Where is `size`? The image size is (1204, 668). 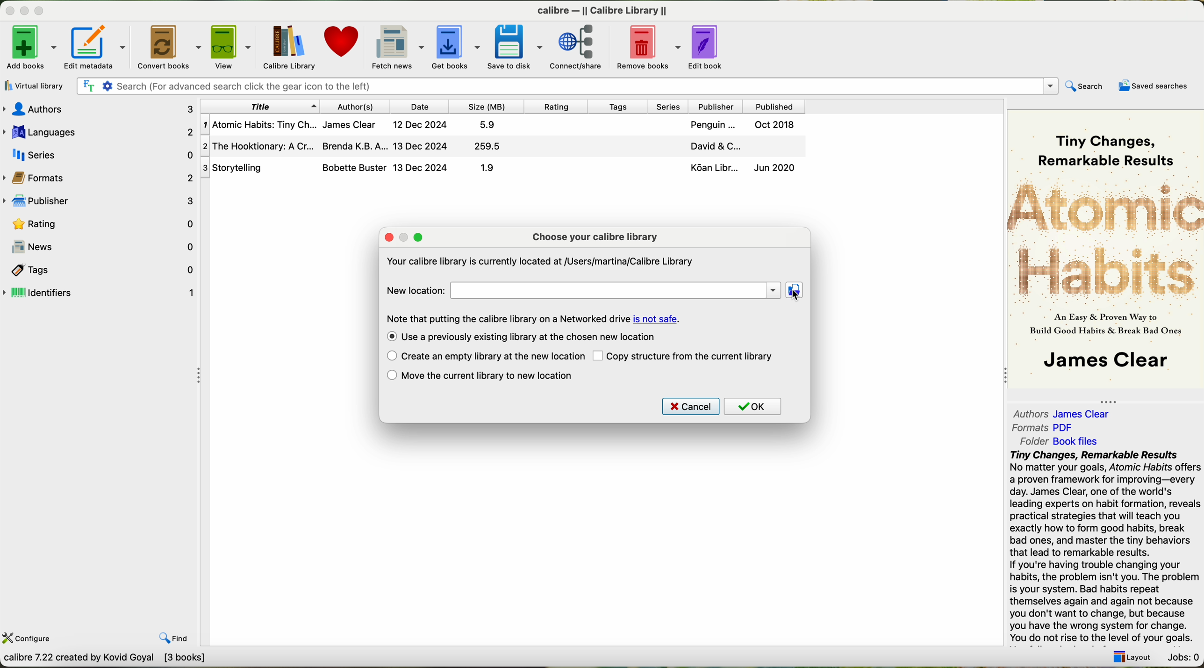 size is located at coordinates (487, 107).